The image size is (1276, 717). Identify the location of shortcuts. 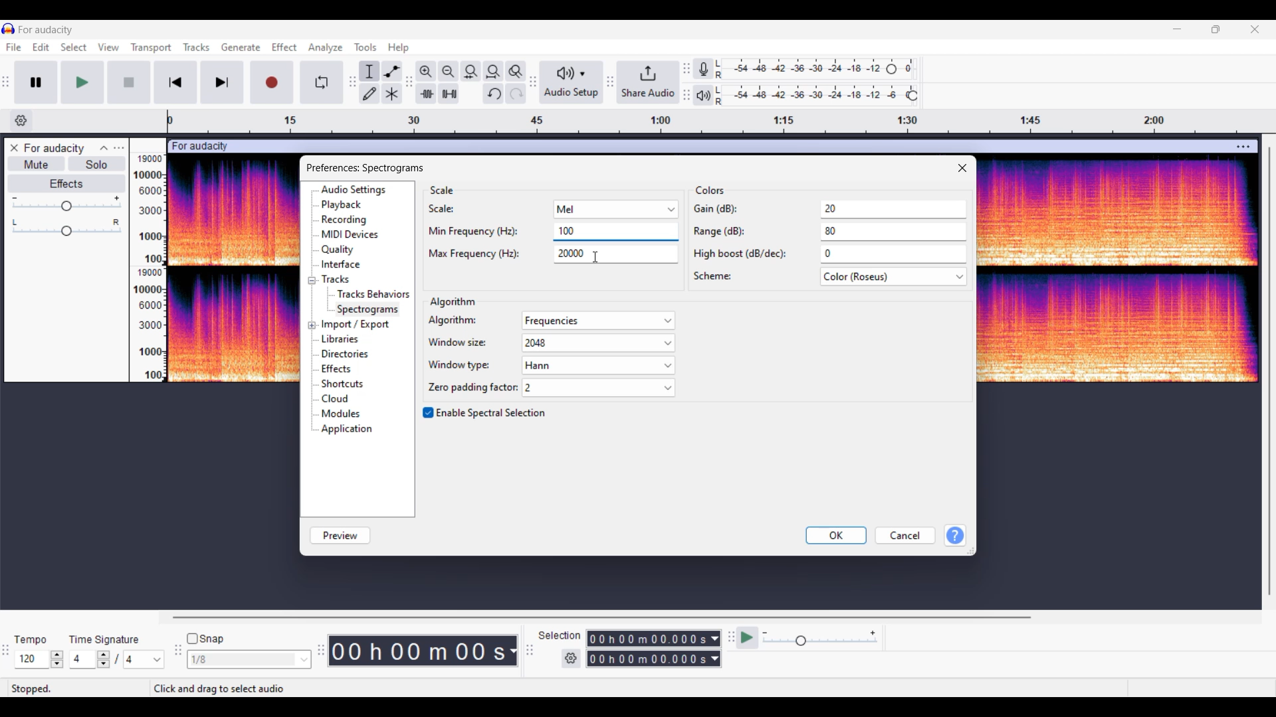
(350, 384).